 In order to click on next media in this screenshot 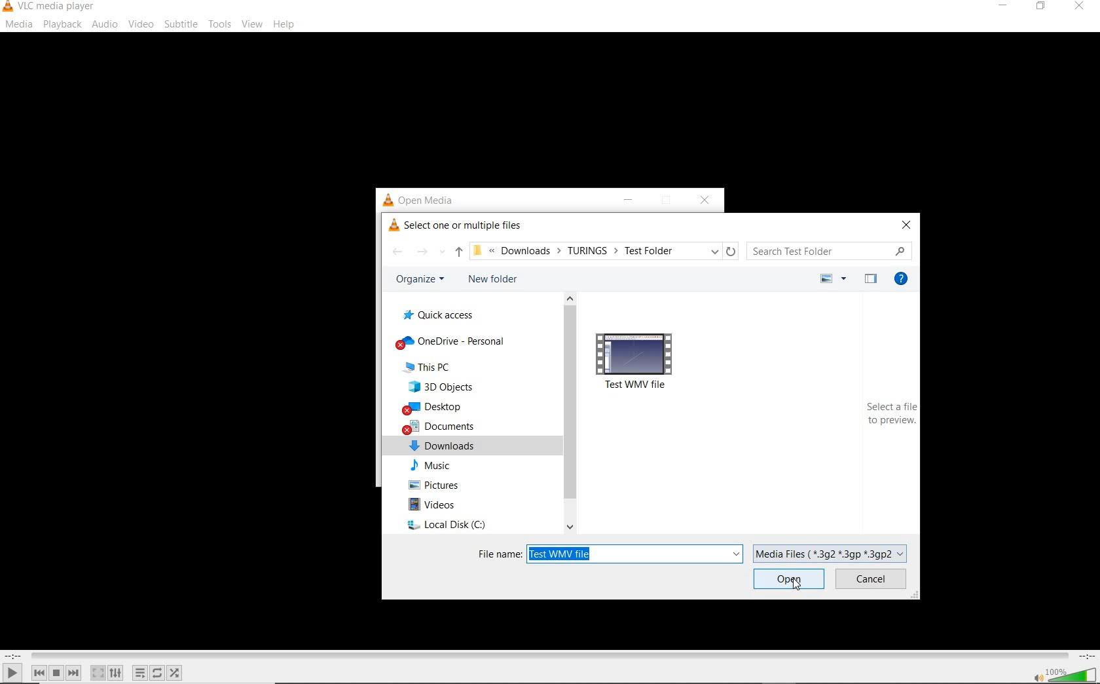, I will do `click(75, 673)`.